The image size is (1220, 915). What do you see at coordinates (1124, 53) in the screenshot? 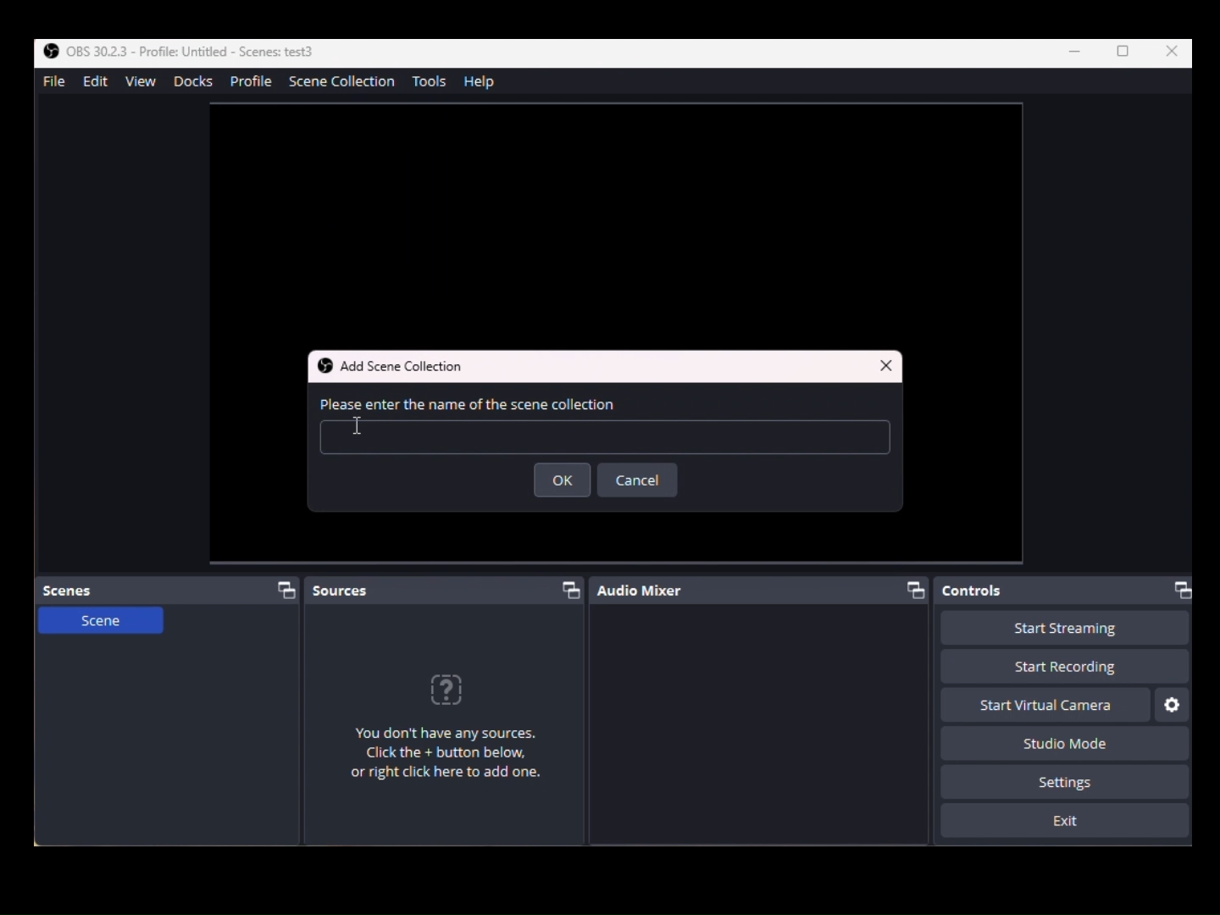
I see `Box` at bounding box center [1124, 53].